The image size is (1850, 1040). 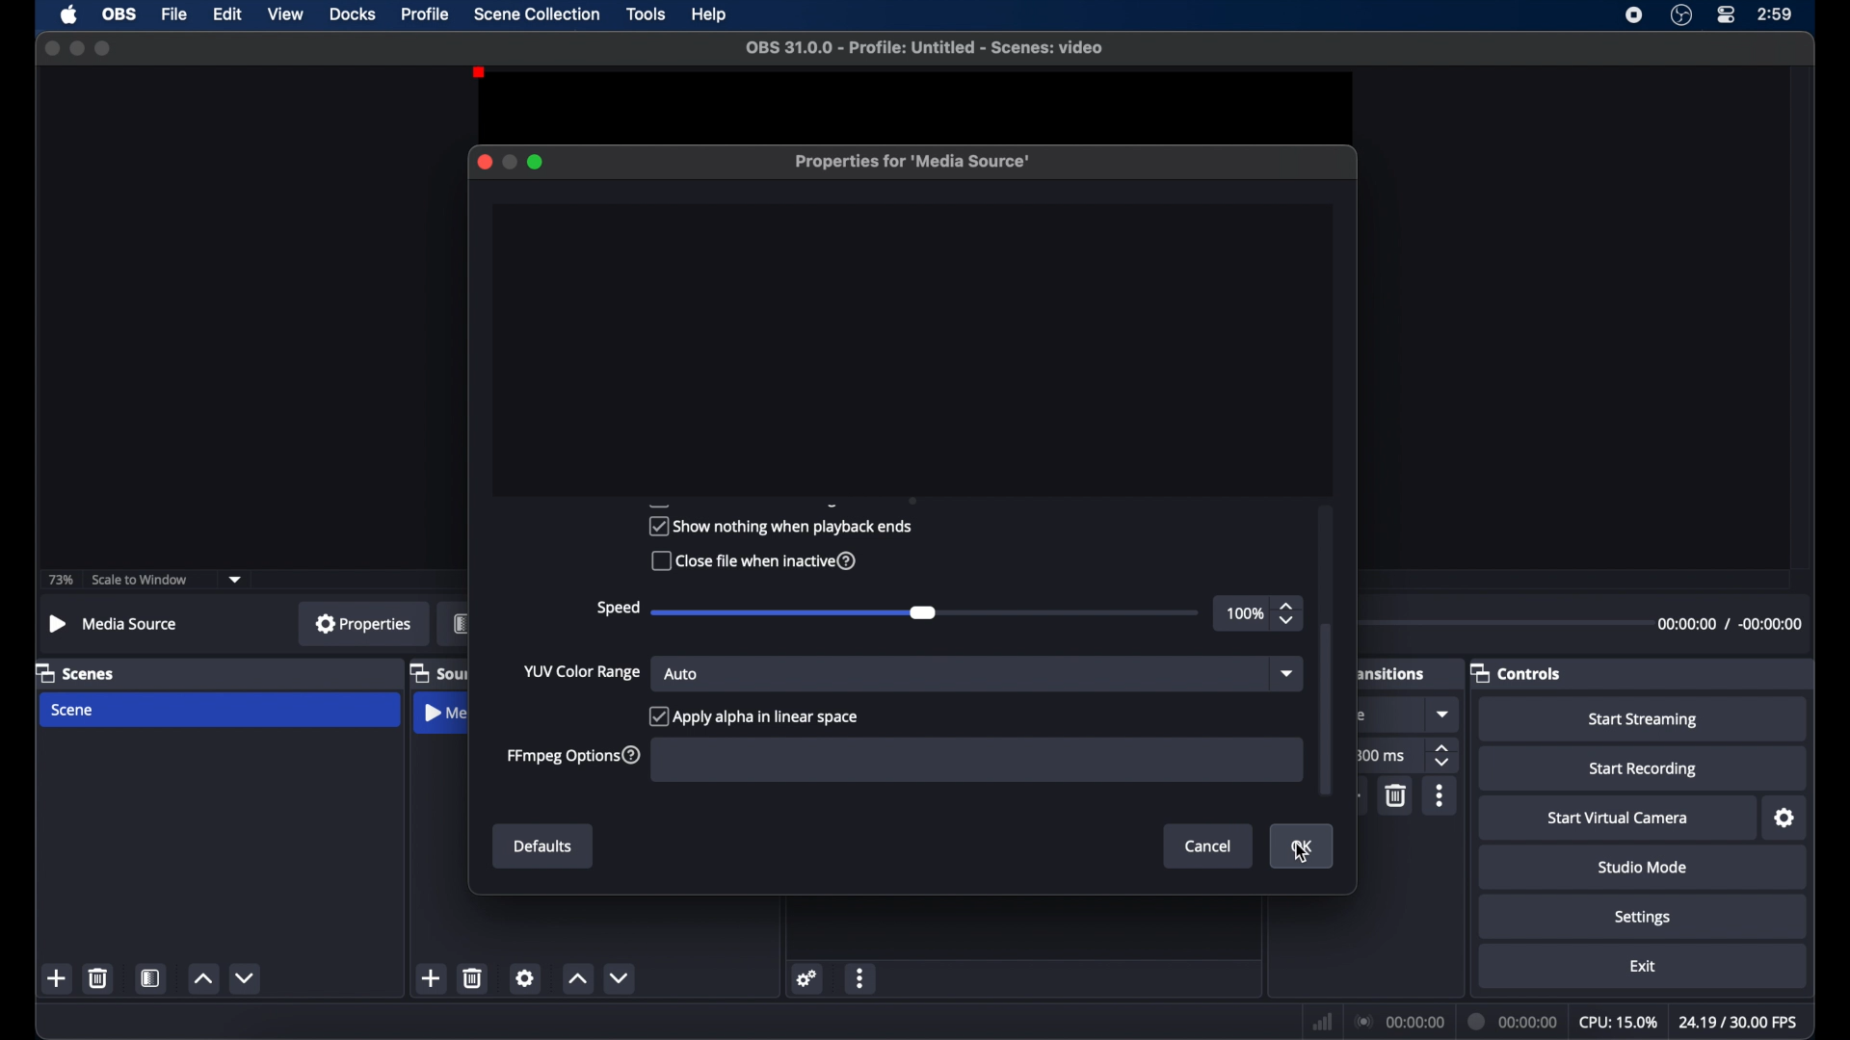 I want to click on stepper buttons, so click(x=1443, y=755).